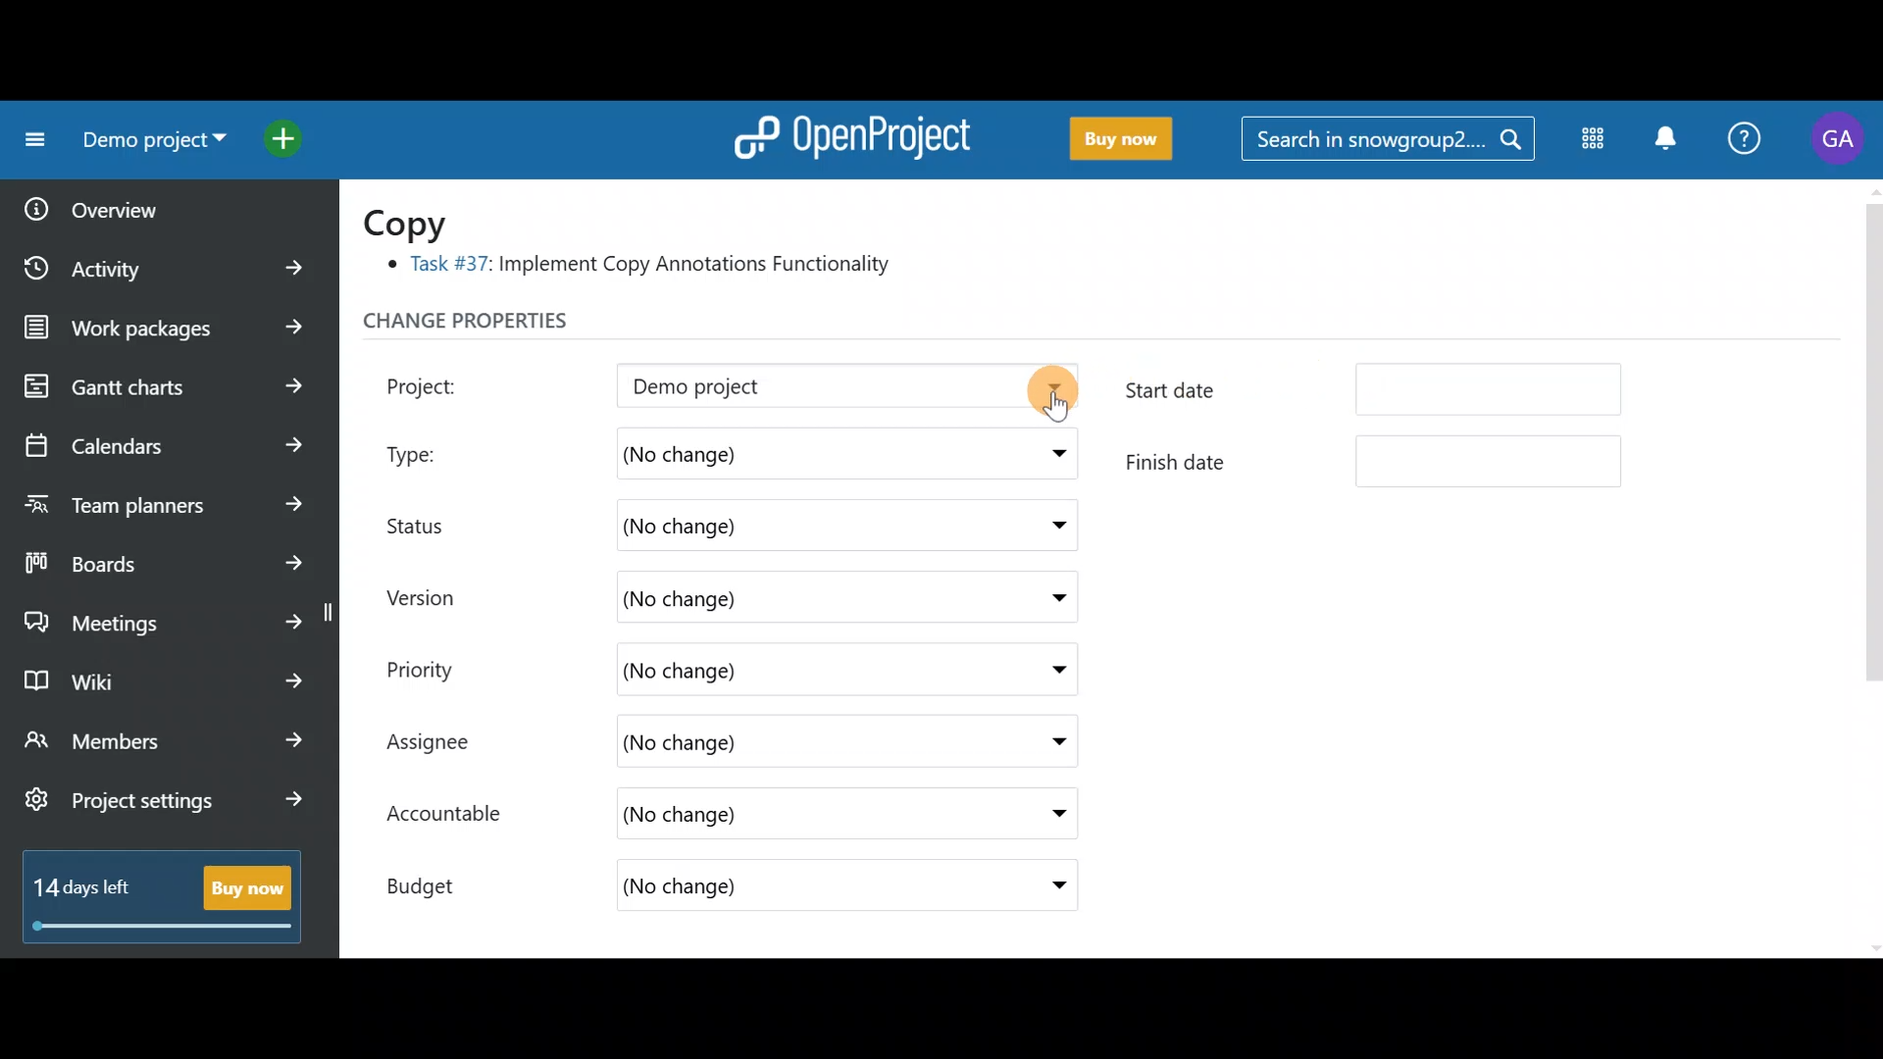 This screenshot has height=1059, width=1883. I want to click on (No change), so click(741, 670).